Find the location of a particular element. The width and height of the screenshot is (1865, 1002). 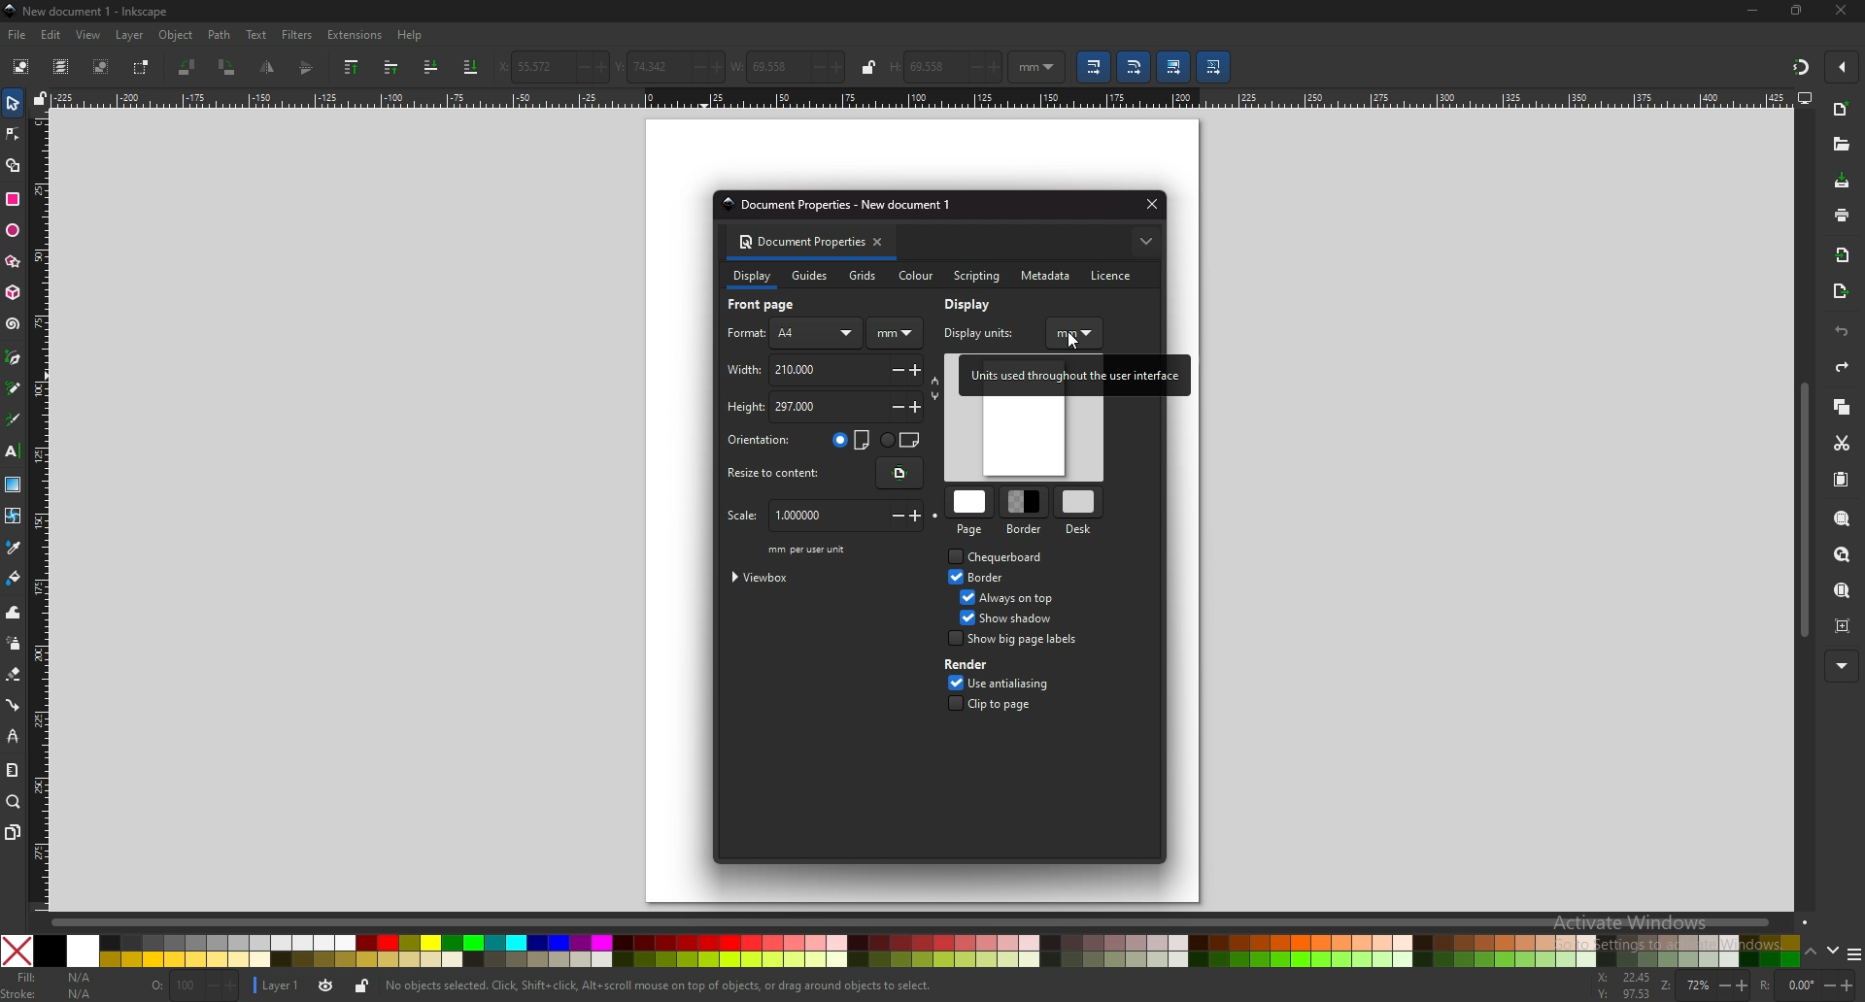

horizontal coordinate is located at coordinates (525, 68).